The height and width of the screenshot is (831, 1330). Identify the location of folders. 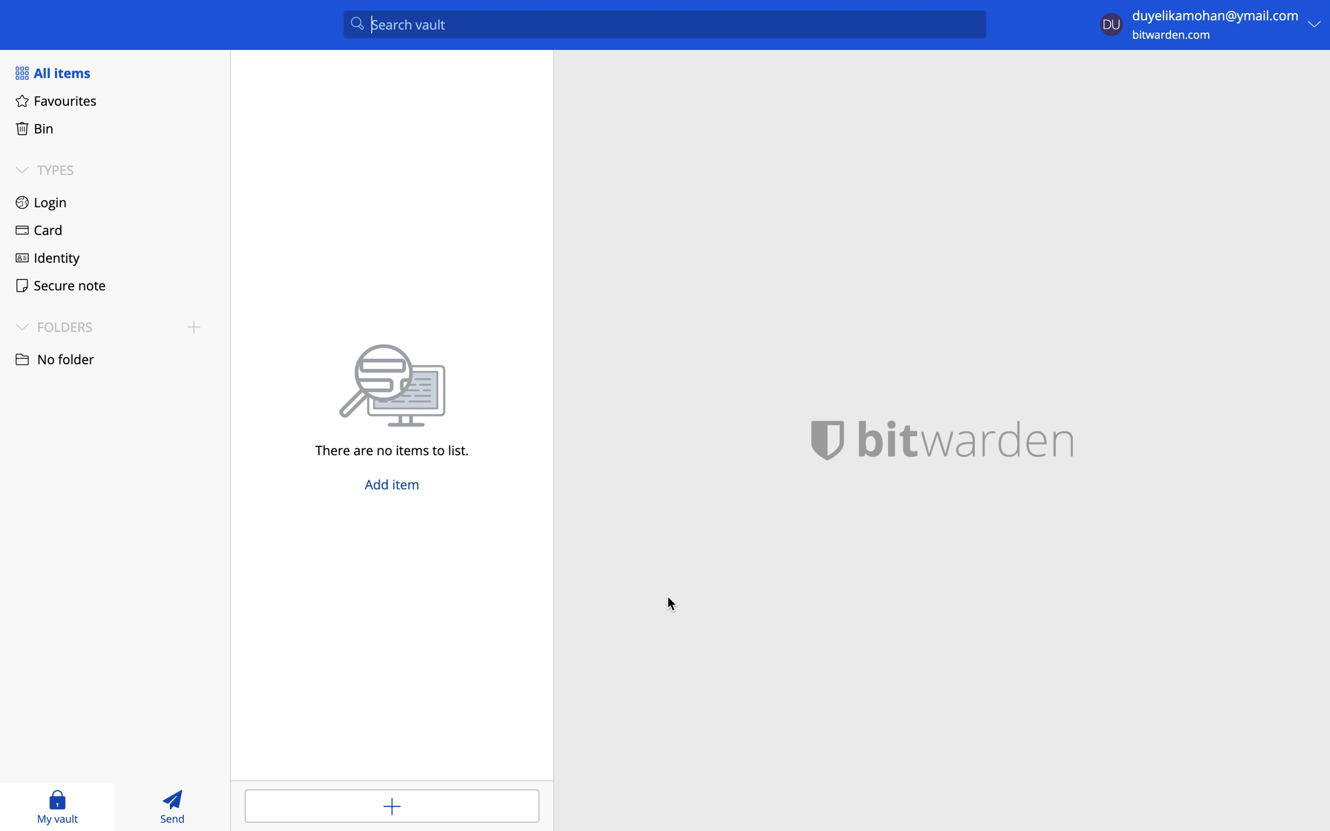
(113, 327).